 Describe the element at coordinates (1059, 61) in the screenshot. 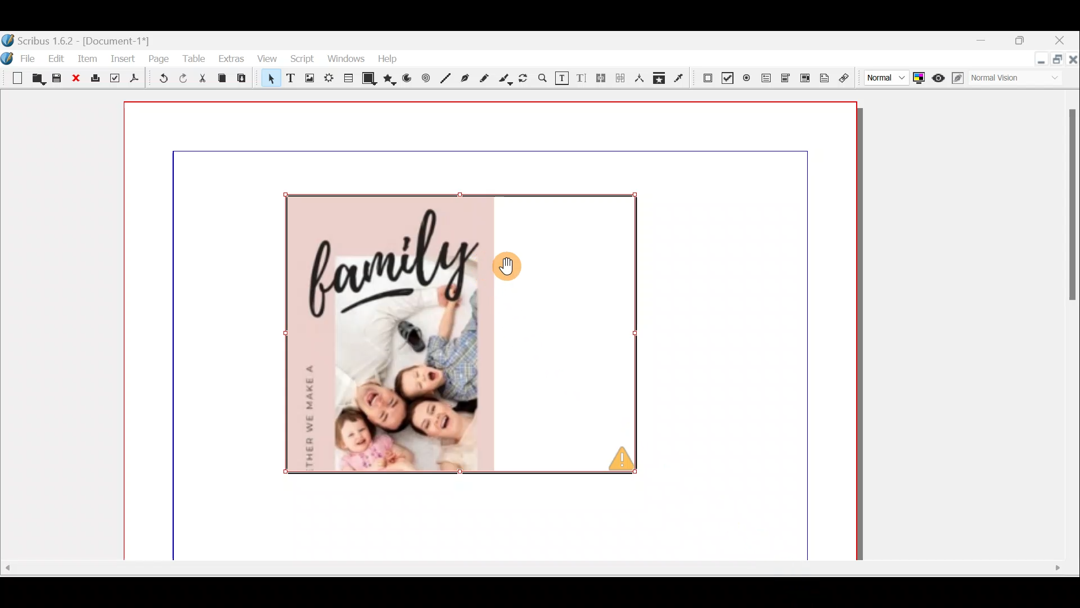

I see `Maximise` at that location.